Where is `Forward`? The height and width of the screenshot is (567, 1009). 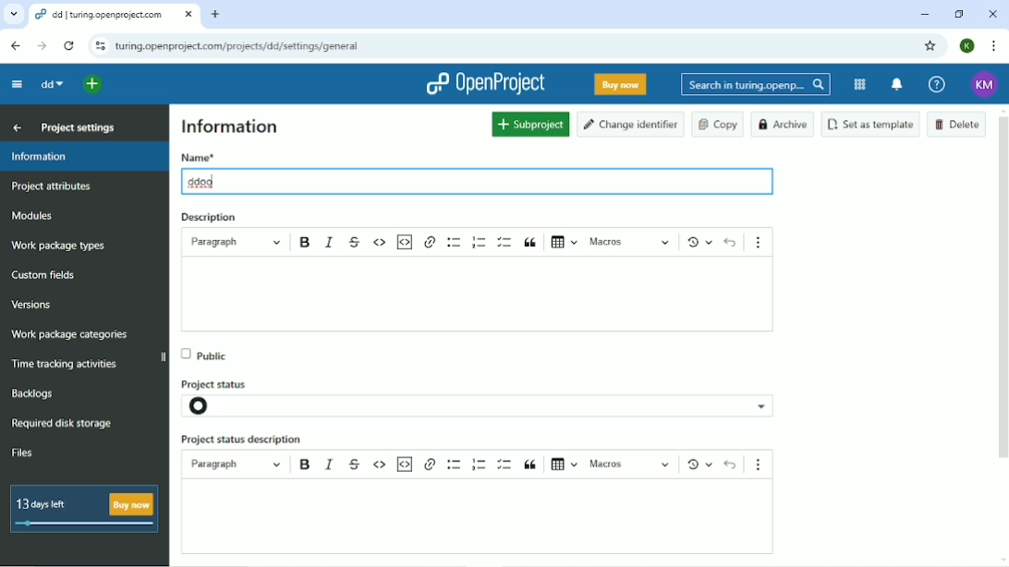 Forward is located at coordinates (42, 47).